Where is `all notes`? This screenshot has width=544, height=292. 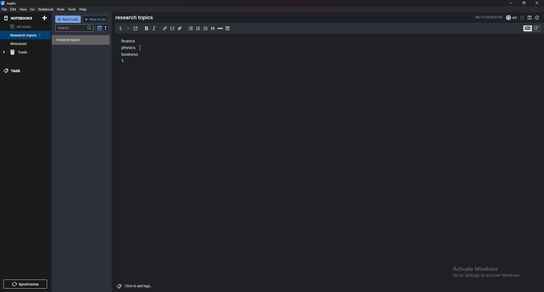 all notes is located at coordinates (23, 27).